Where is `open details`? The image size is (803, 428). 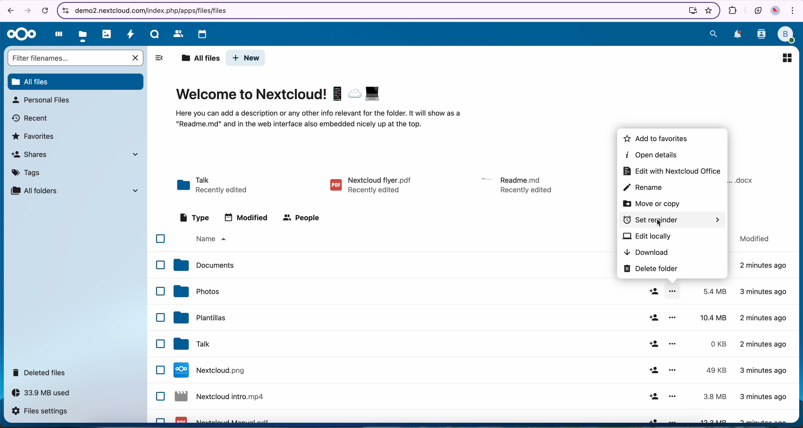 open details is located at coordinates (651, 155).